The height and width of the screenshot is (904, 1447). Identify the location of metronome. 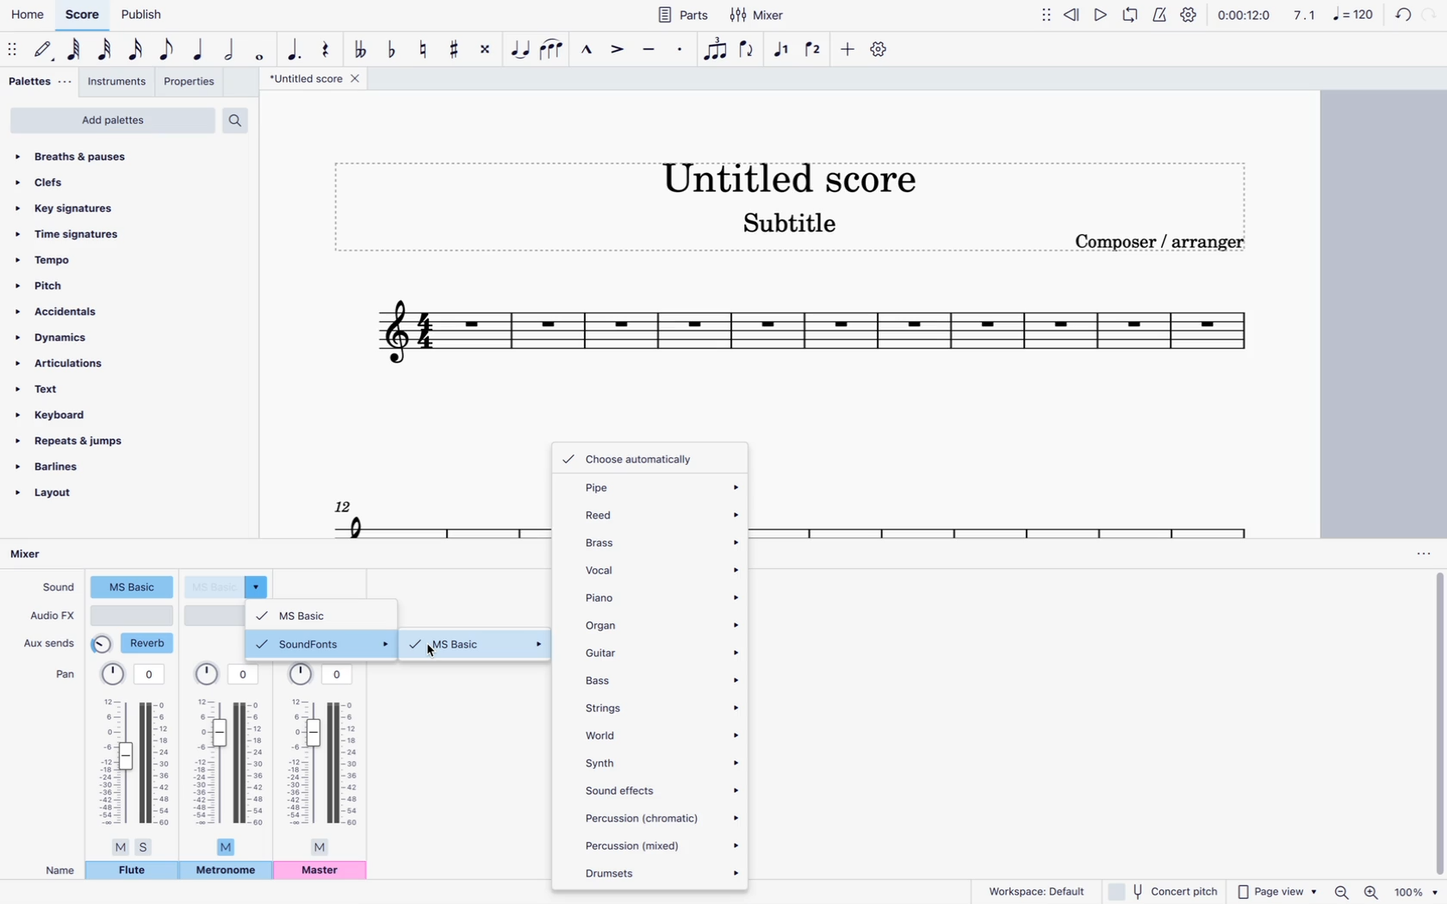
(1163, 15).